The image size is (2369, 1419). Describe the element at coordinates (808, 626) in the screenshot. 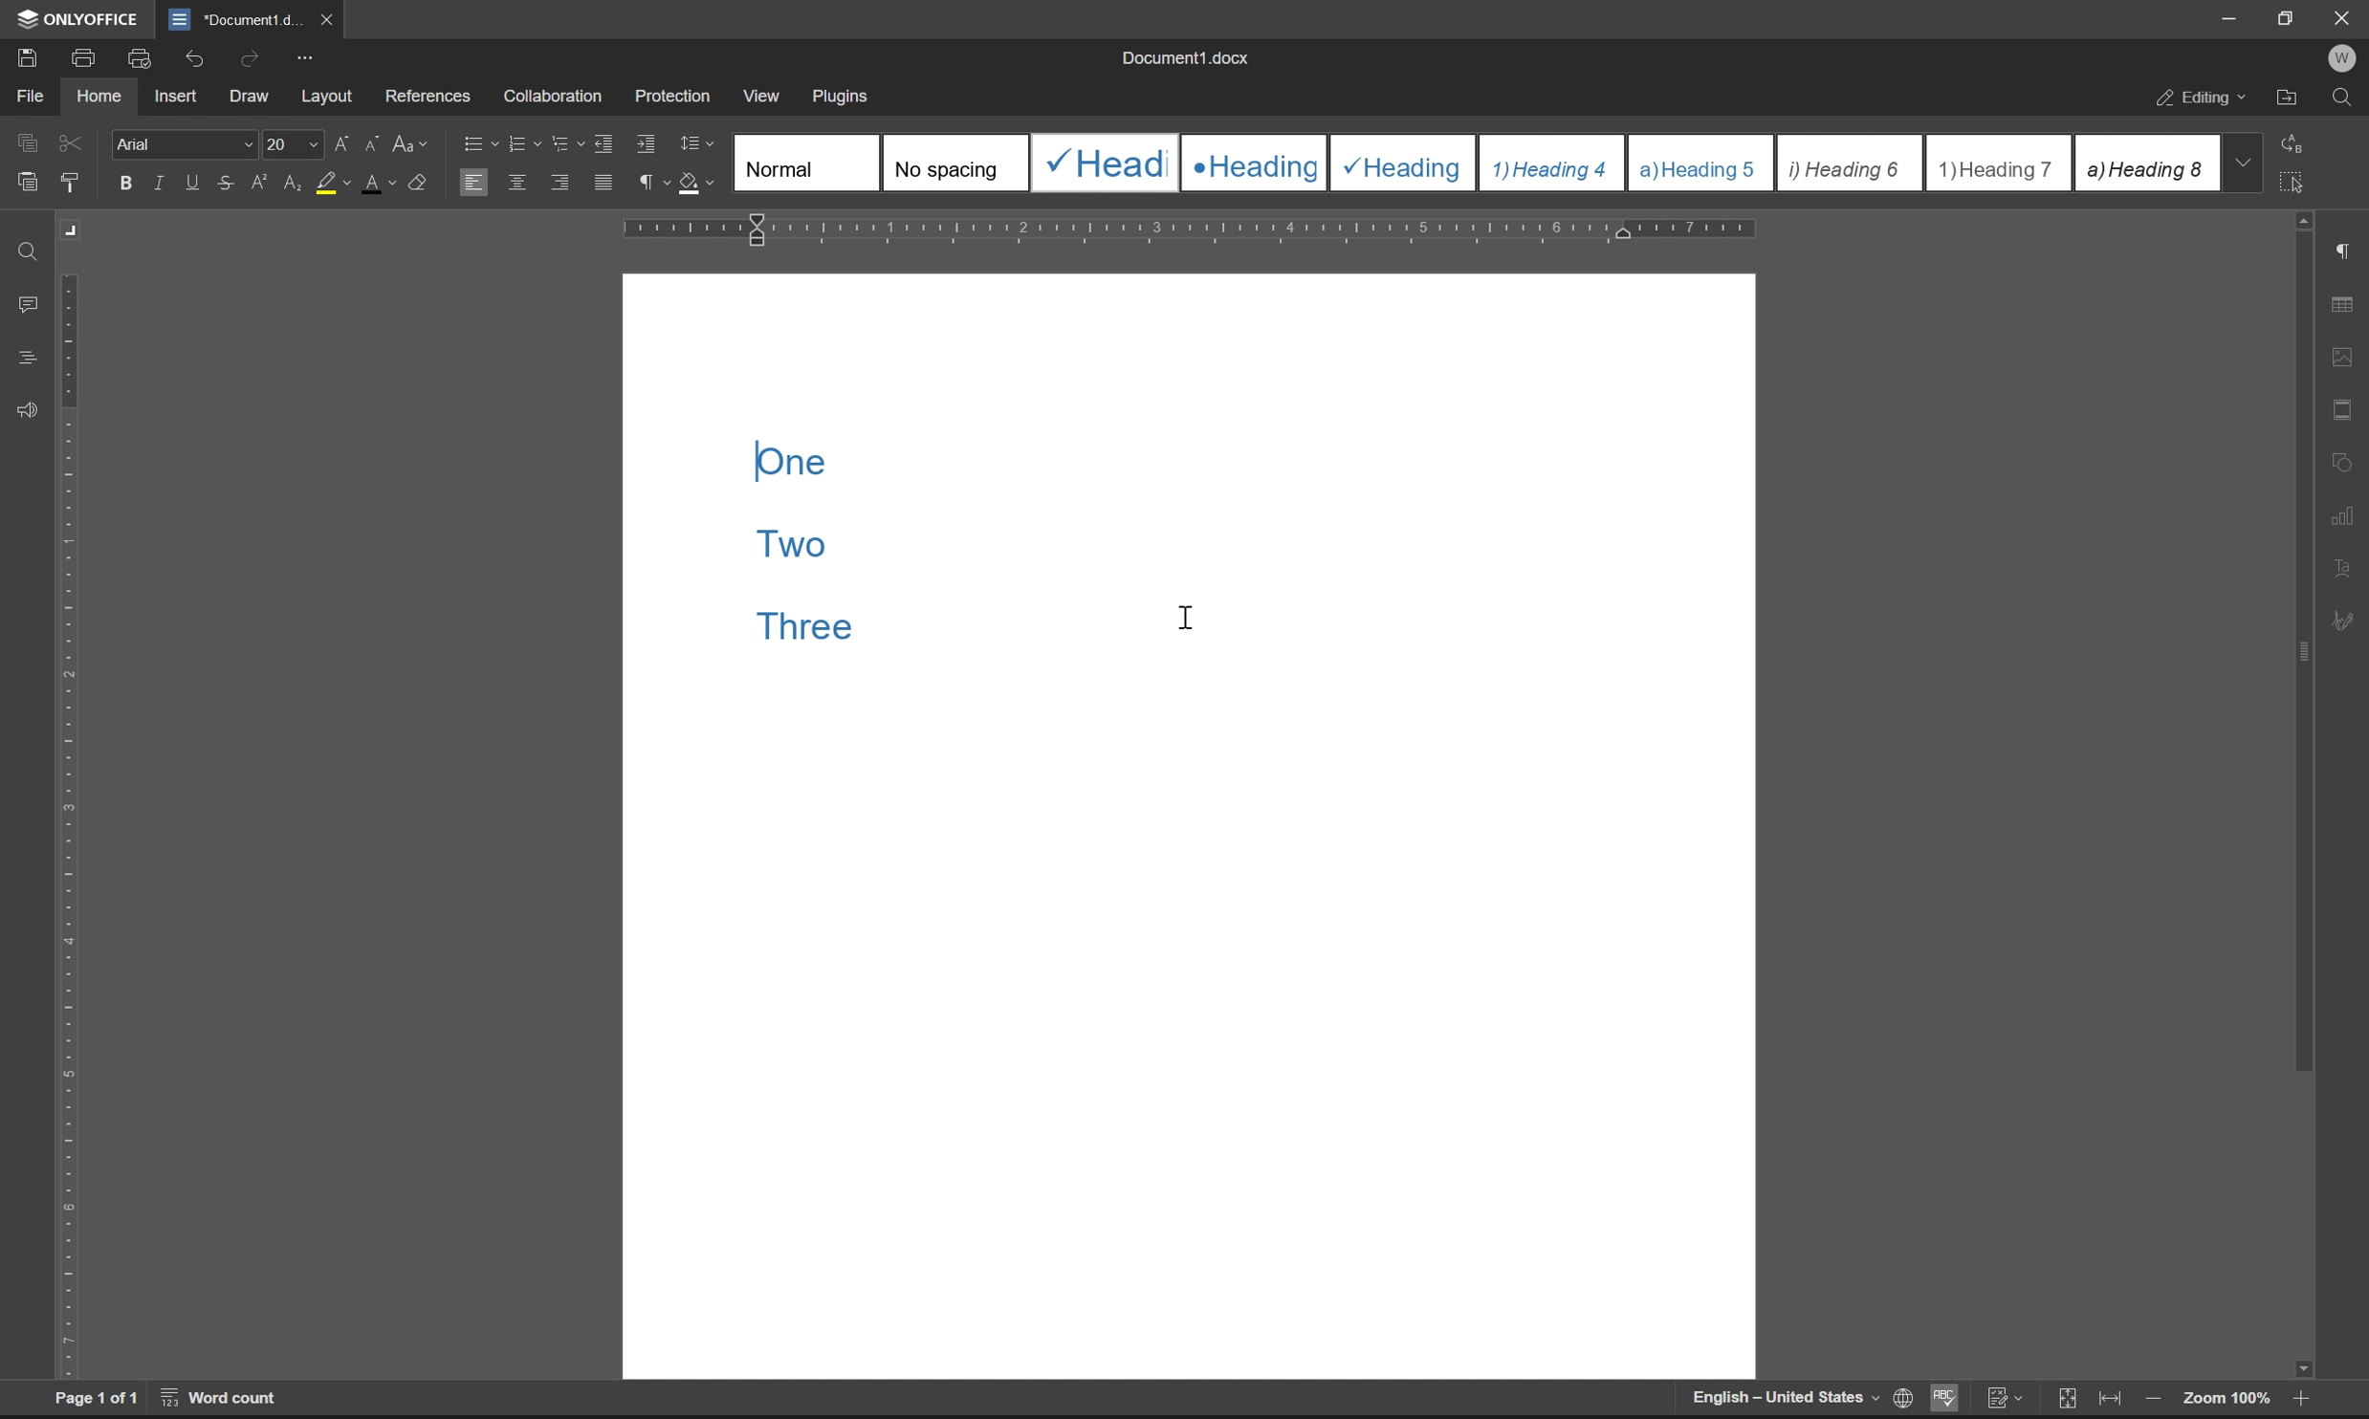

I see `three` at that location.